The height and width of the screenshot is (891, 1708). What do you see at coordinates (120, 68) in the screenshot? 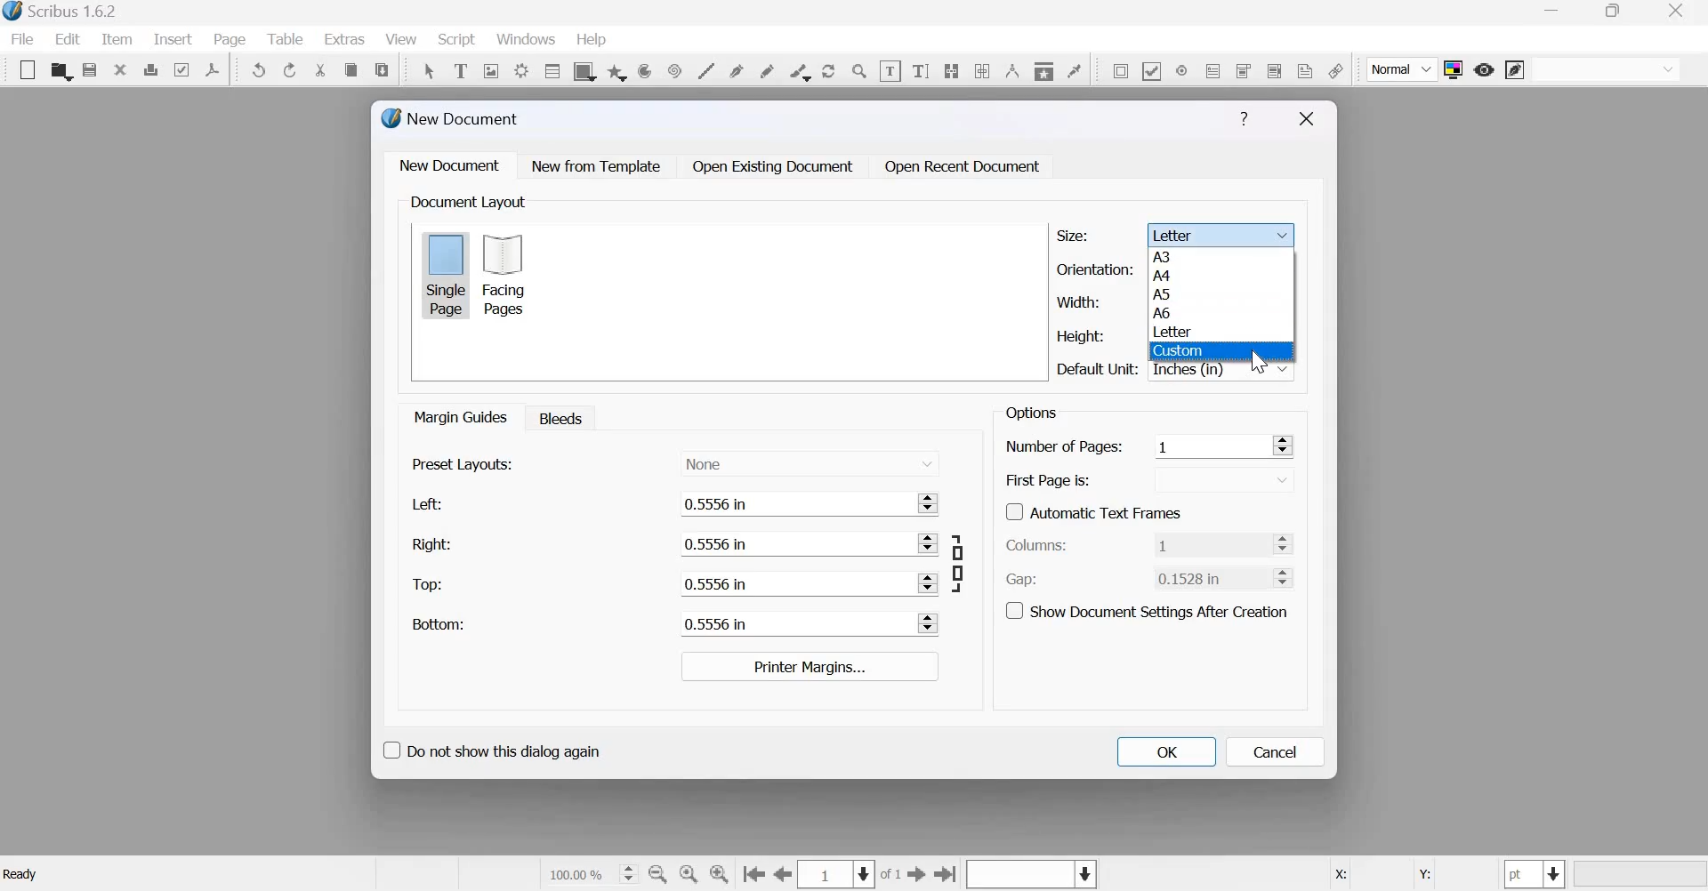
I see `close` at bounding box center [120, 68].